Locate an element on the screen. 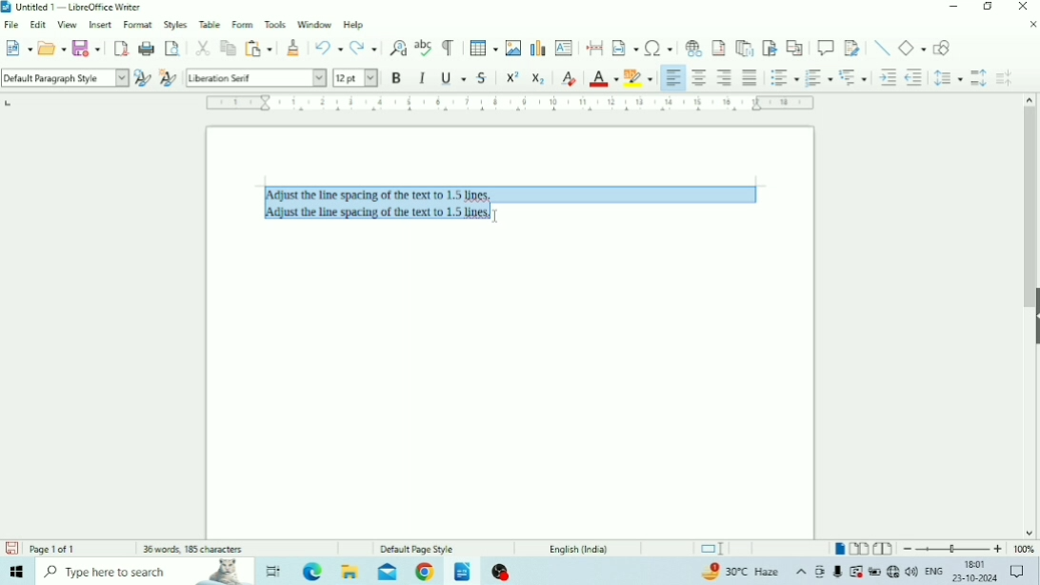 The image size is (1040, 585). OBS Studio is located at coordinates (502, 572).